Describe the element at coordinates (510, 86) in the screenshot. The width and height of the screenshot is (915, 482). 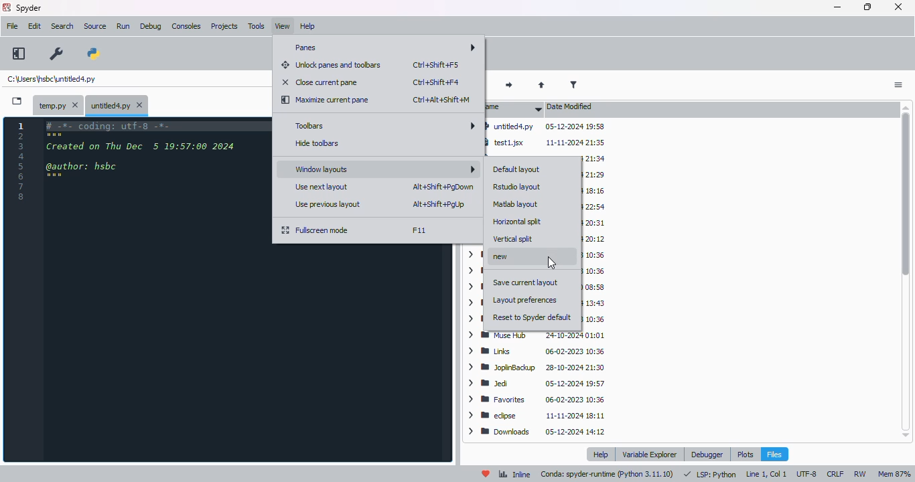
I see `next` at that location.